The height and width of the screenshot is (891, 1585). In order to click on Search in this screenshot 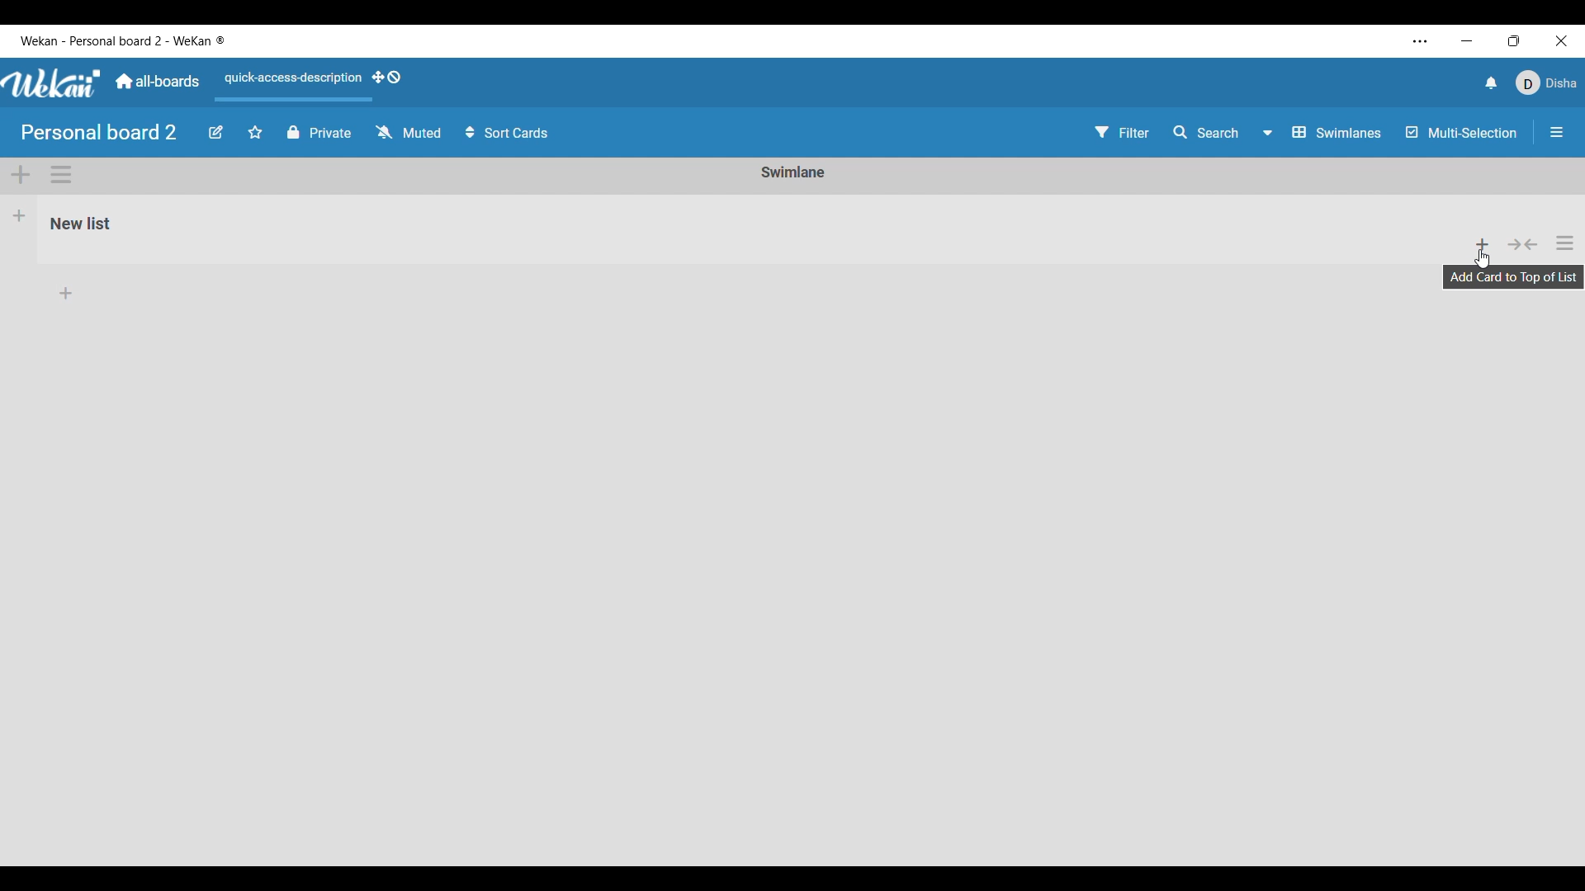, I will do `click(1208, 132)`.